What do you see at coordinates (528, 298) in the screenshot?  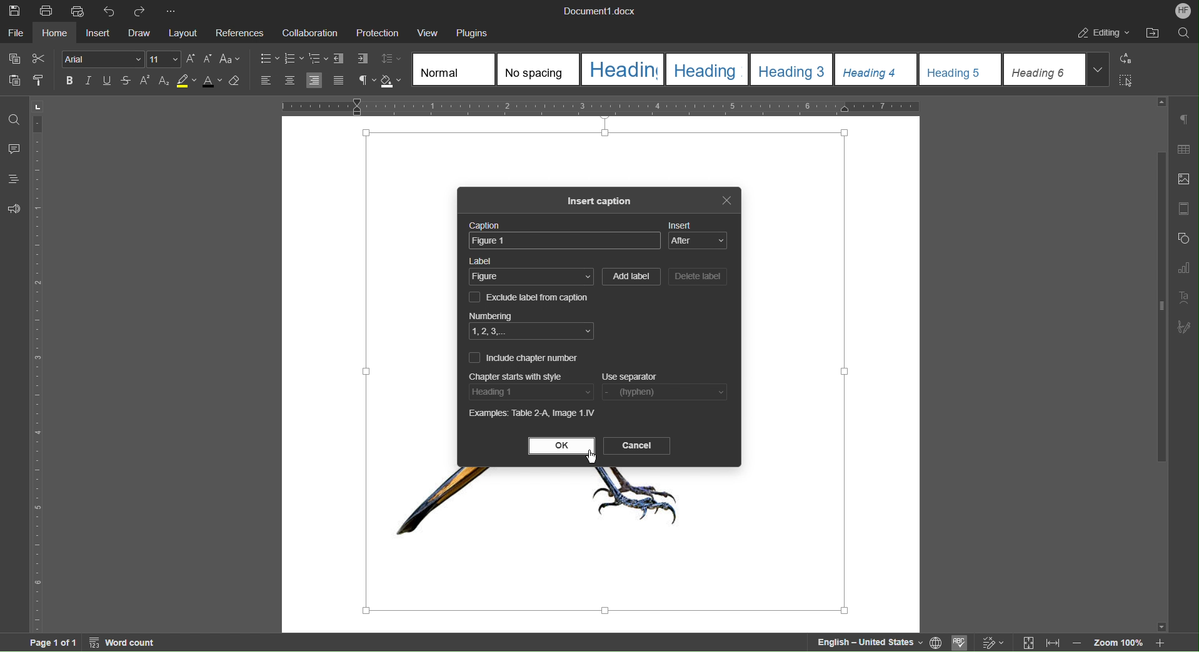 I see `Exclude label from caption` at bounding box center [528, 298].